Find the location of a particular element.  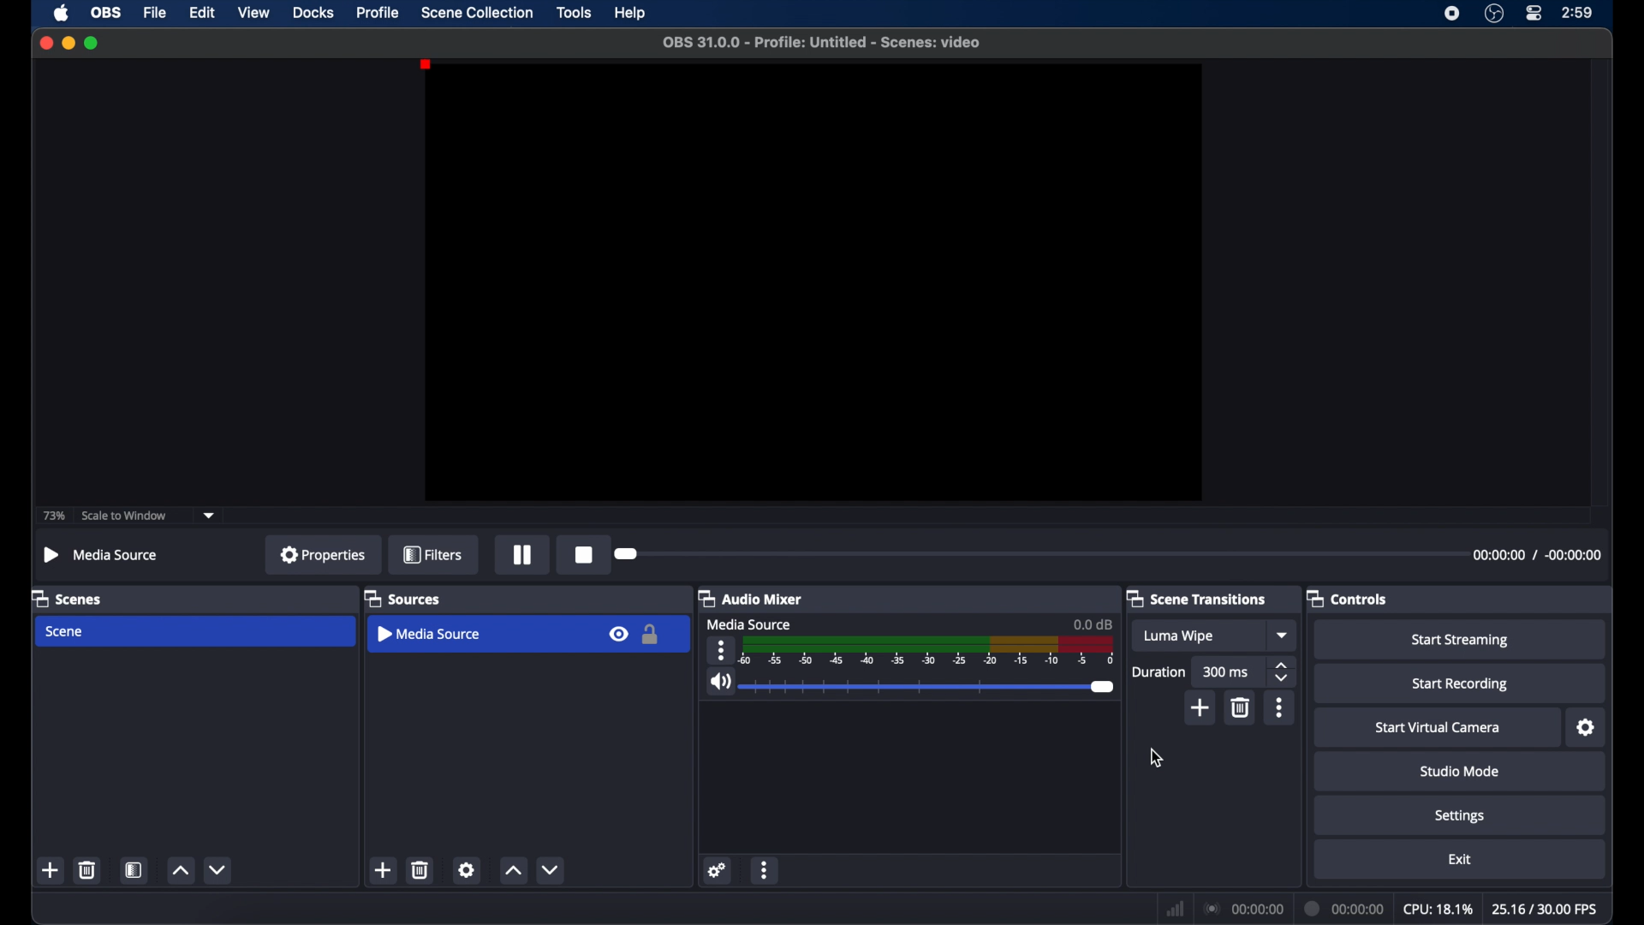

0.0 is located at coordinates (1093, 624).